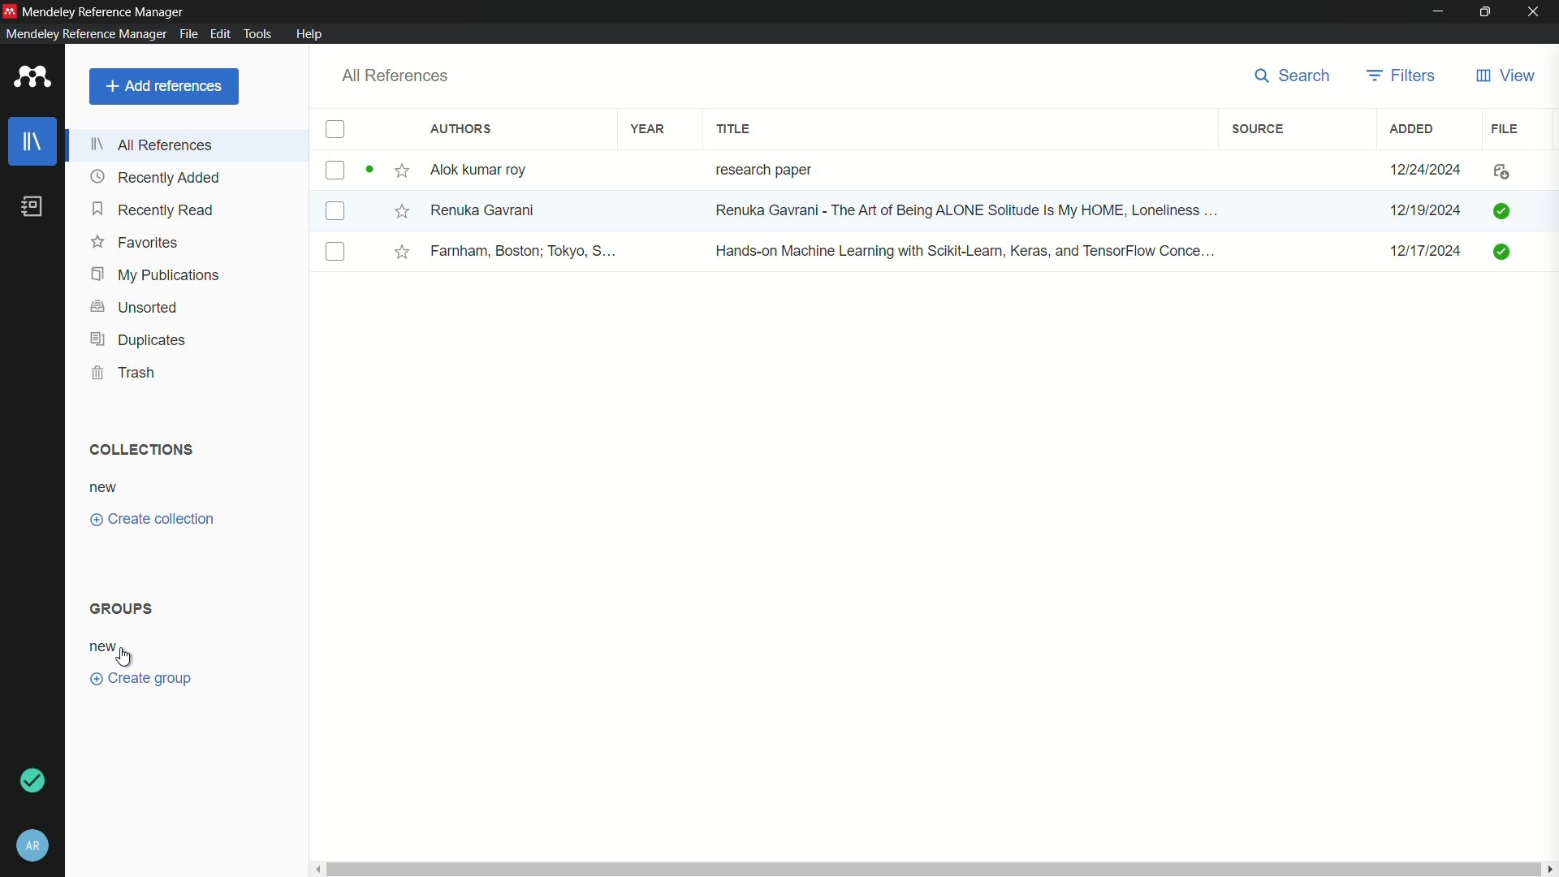  What do you see at coordinates (145, 680) in the screenshot?
I see `create group` at bounding box center [145, 680].